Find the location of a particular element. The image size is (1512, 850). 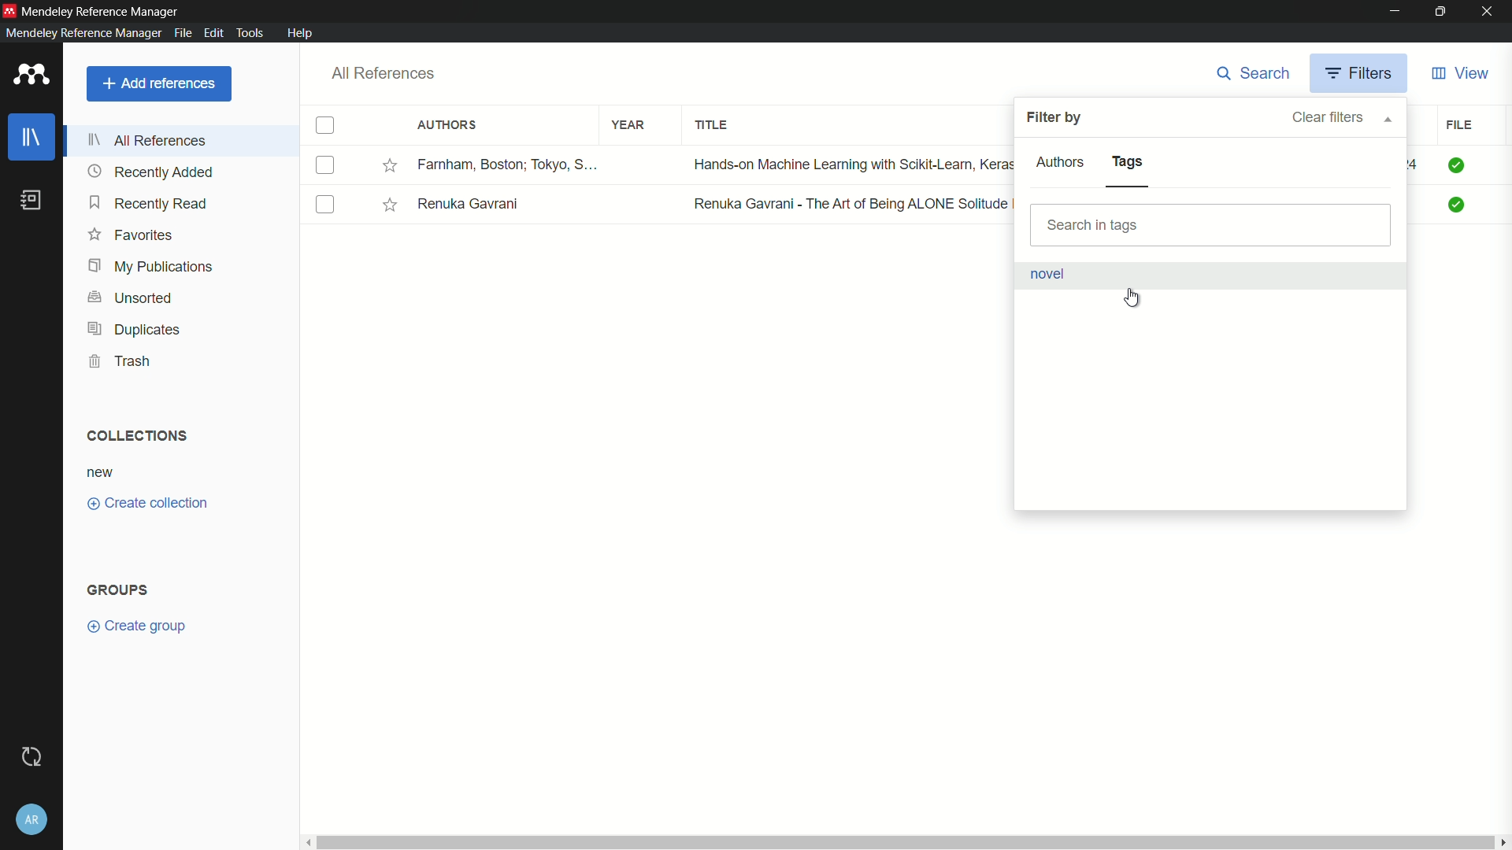

Starred is located at coordinates (391, 205).